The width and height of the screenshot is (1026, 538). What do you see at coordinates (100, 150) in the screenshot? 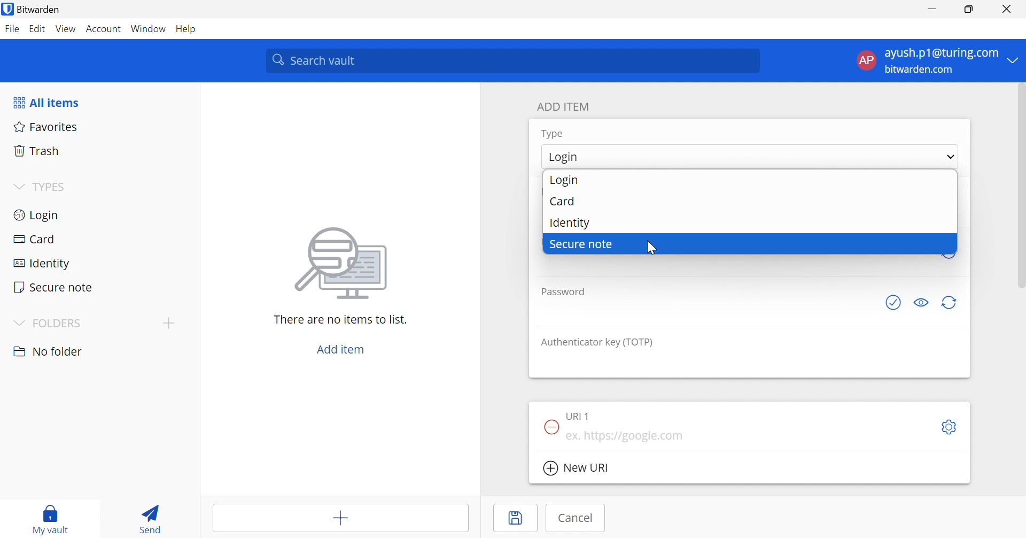
I see `Trash` at bounding box center [100, 150].